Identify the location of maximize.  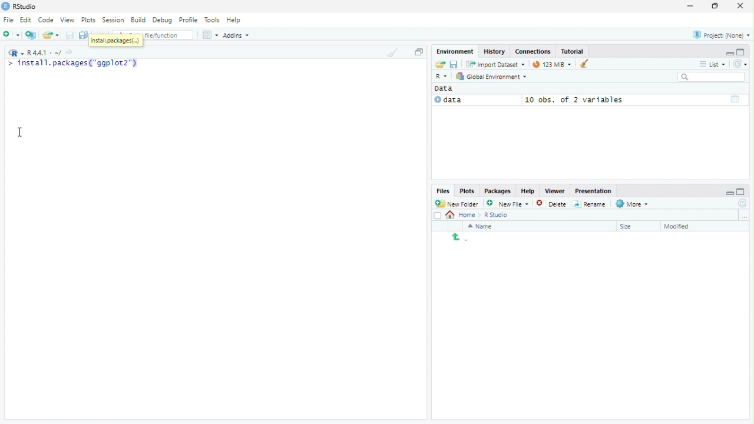
(743, 191).